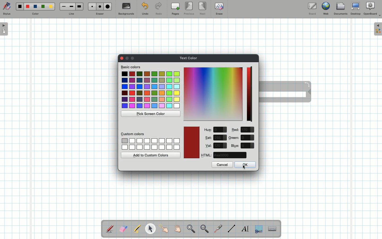 Image resolution: width=382 pixels, height=239 pixels. What do you see at coordinates (203, 8) in the screenshot?
I see `Next` at bounding box center [203, 8].